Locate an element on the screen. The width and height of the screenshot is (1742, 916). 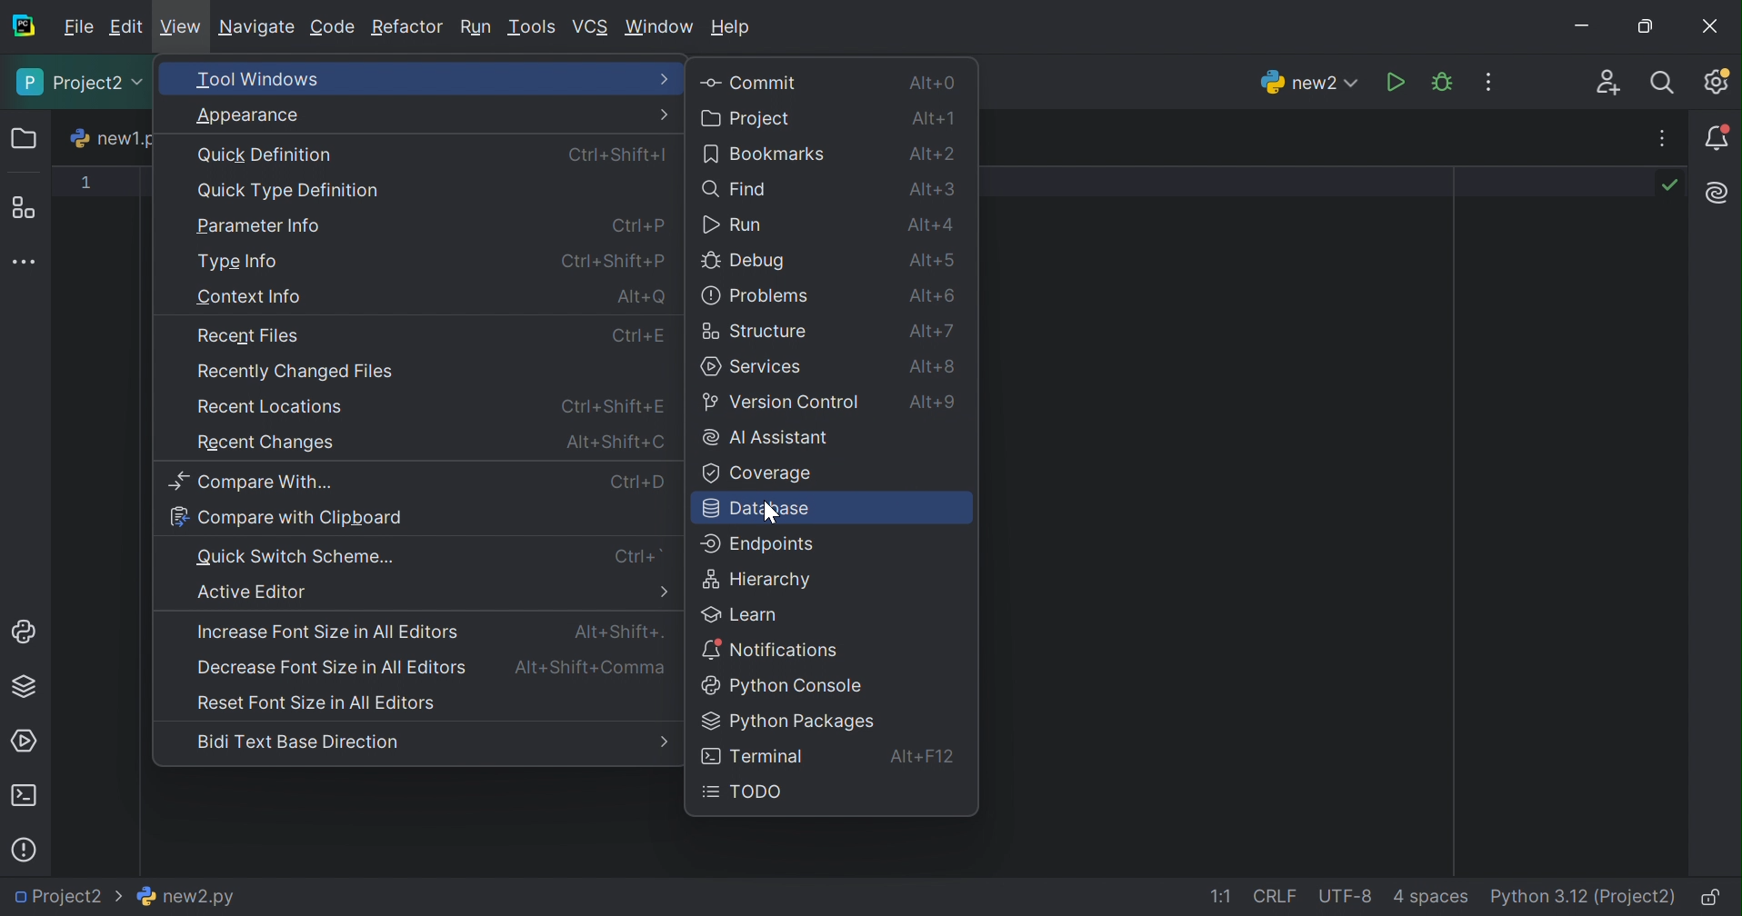
Services is located at coordinates (751, 366).